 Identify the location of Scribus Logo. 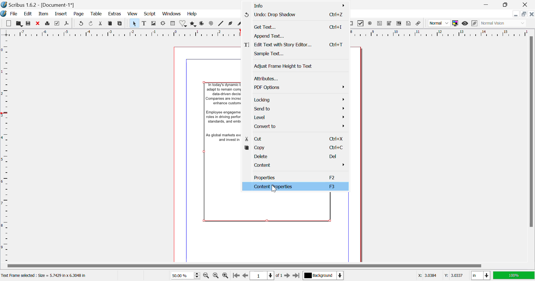
(3, 14).